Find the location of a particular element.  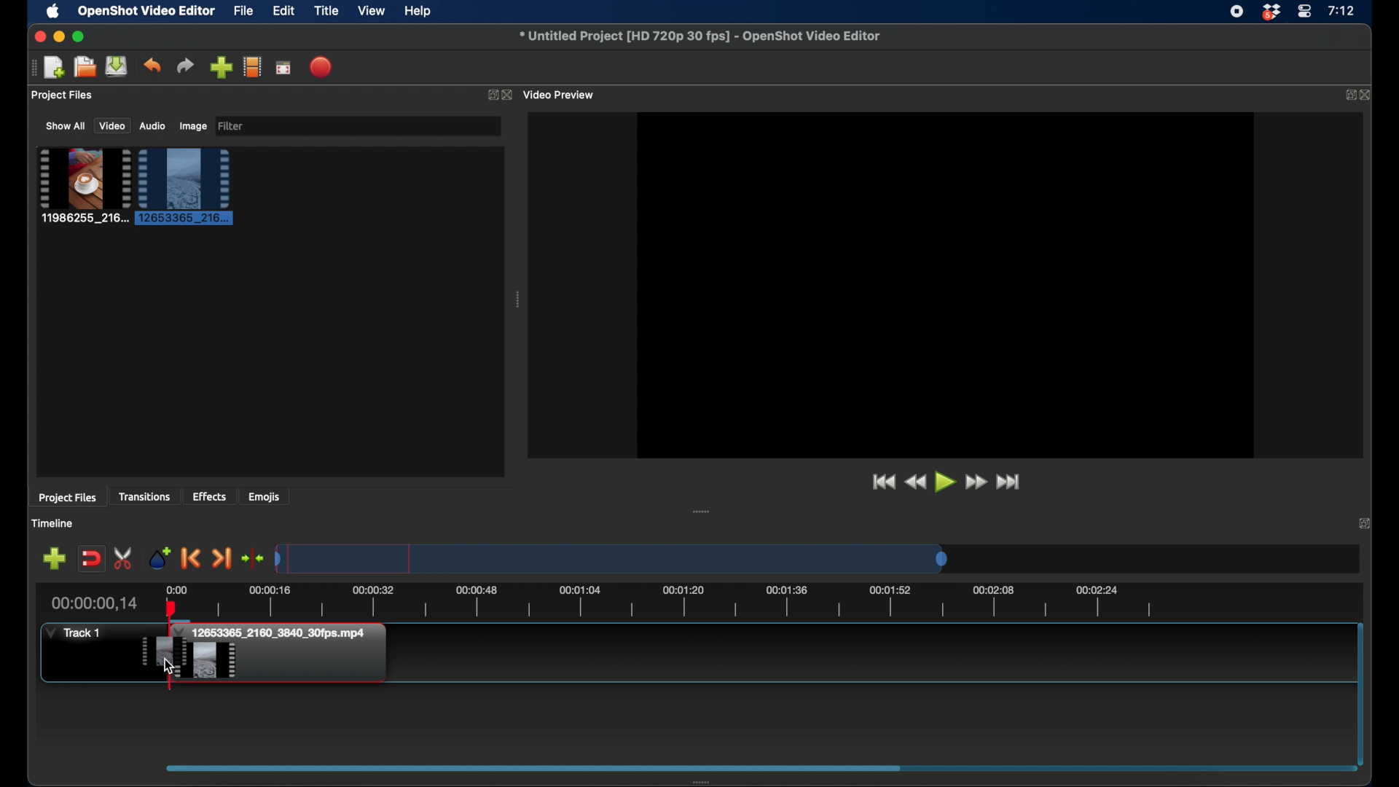

jump to end is located at coordinates (1011, 482).